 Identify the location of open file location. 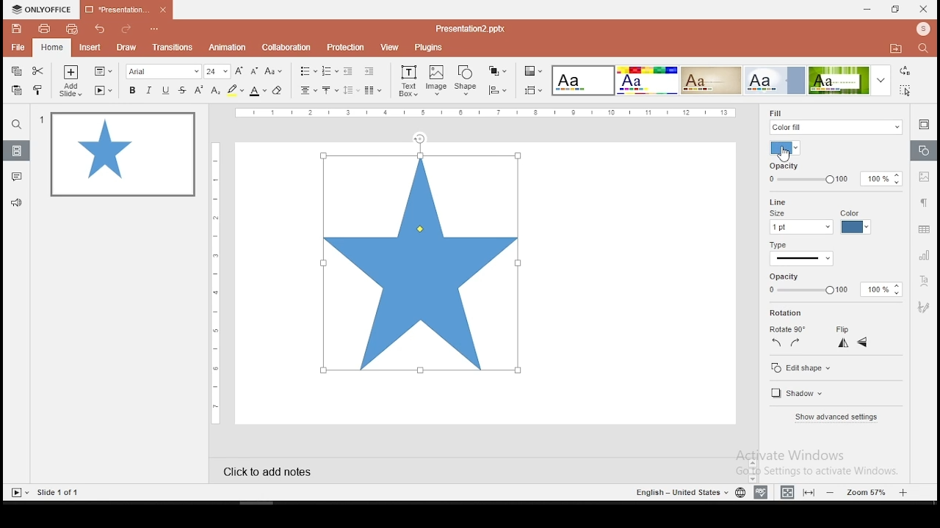
(895, 49).